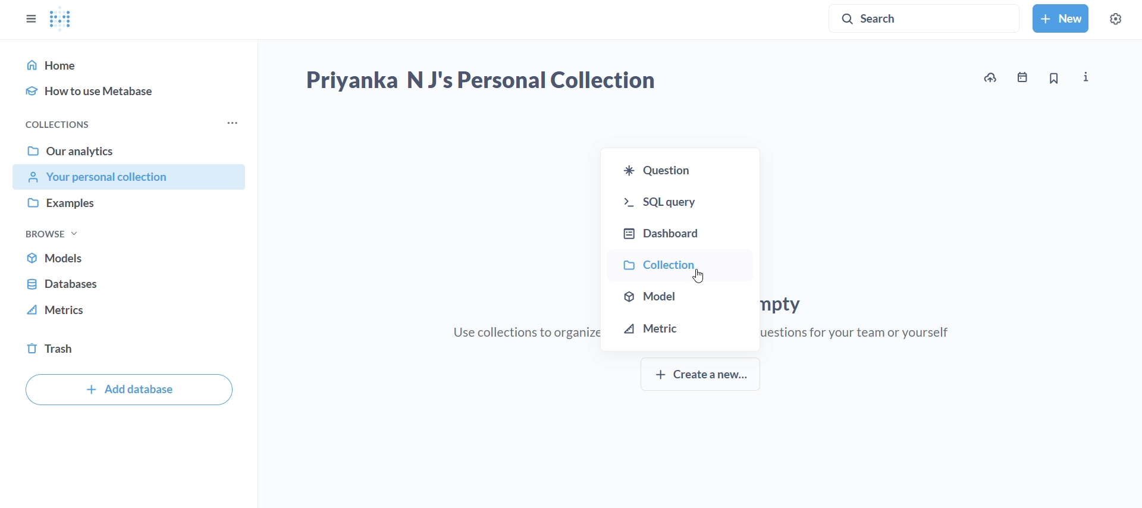 The width and height of the screenshot is (1142, 508). What do you see at coordinates (23, 14) in the screenshot?
I see `close sidebar` at bounding box center [23, 14].